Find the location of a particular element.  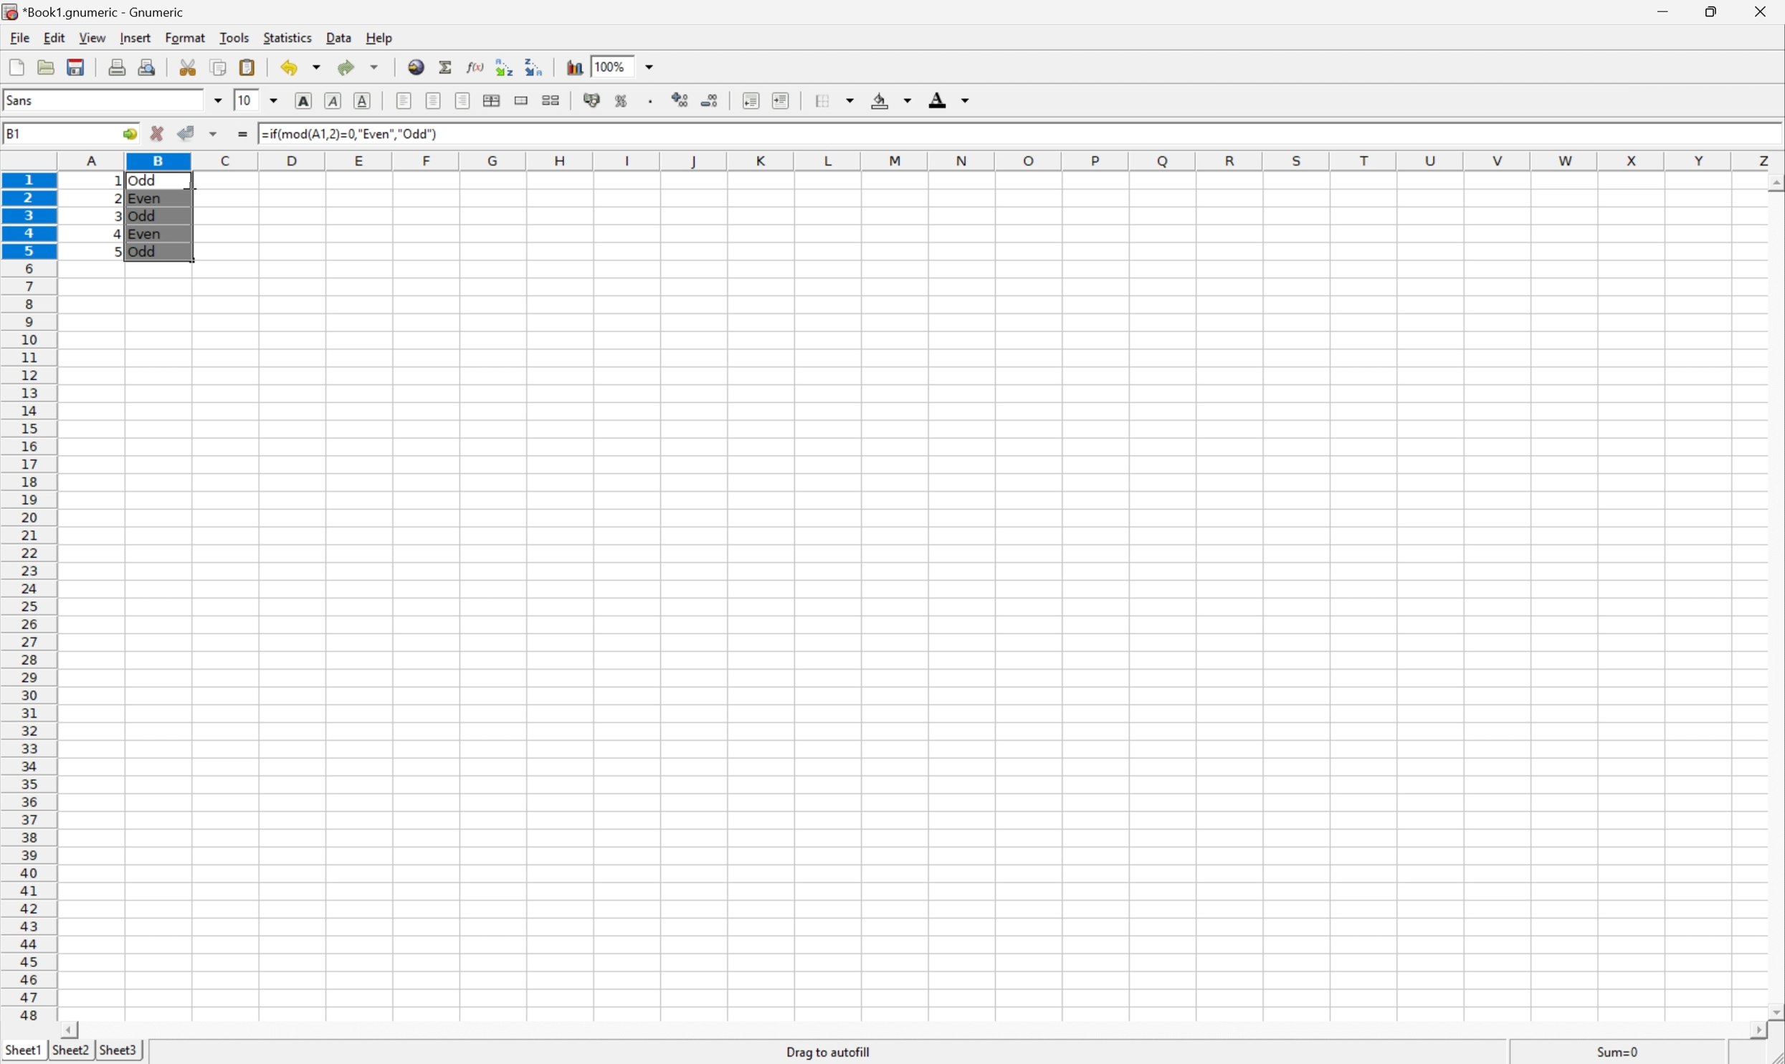

Undo is located at coordinates (303, 67).